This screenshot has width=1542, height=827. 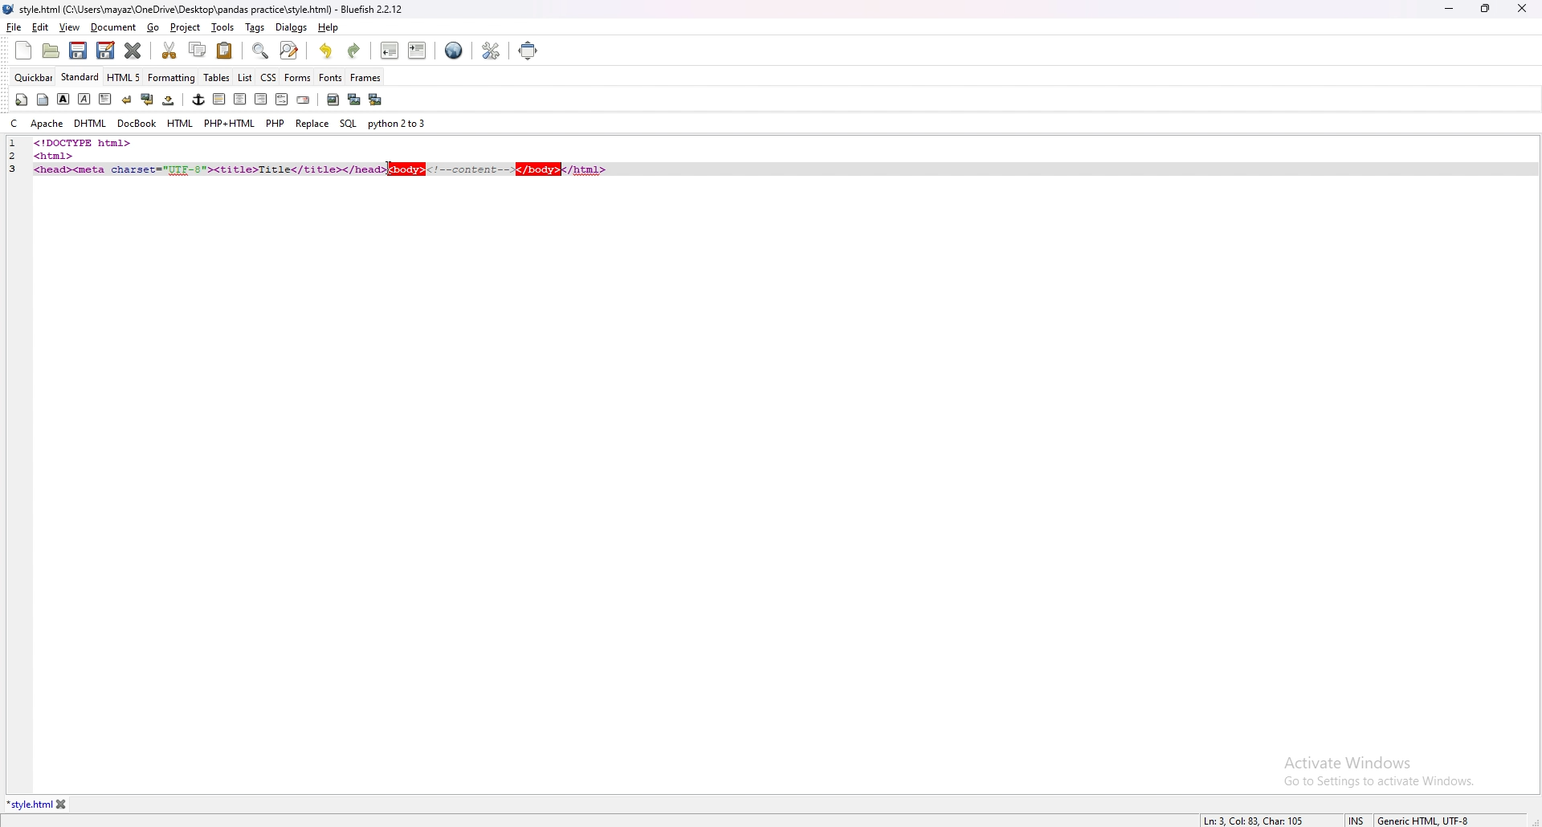 I want to click on advanced find and replace, so click(x=288, y=50).